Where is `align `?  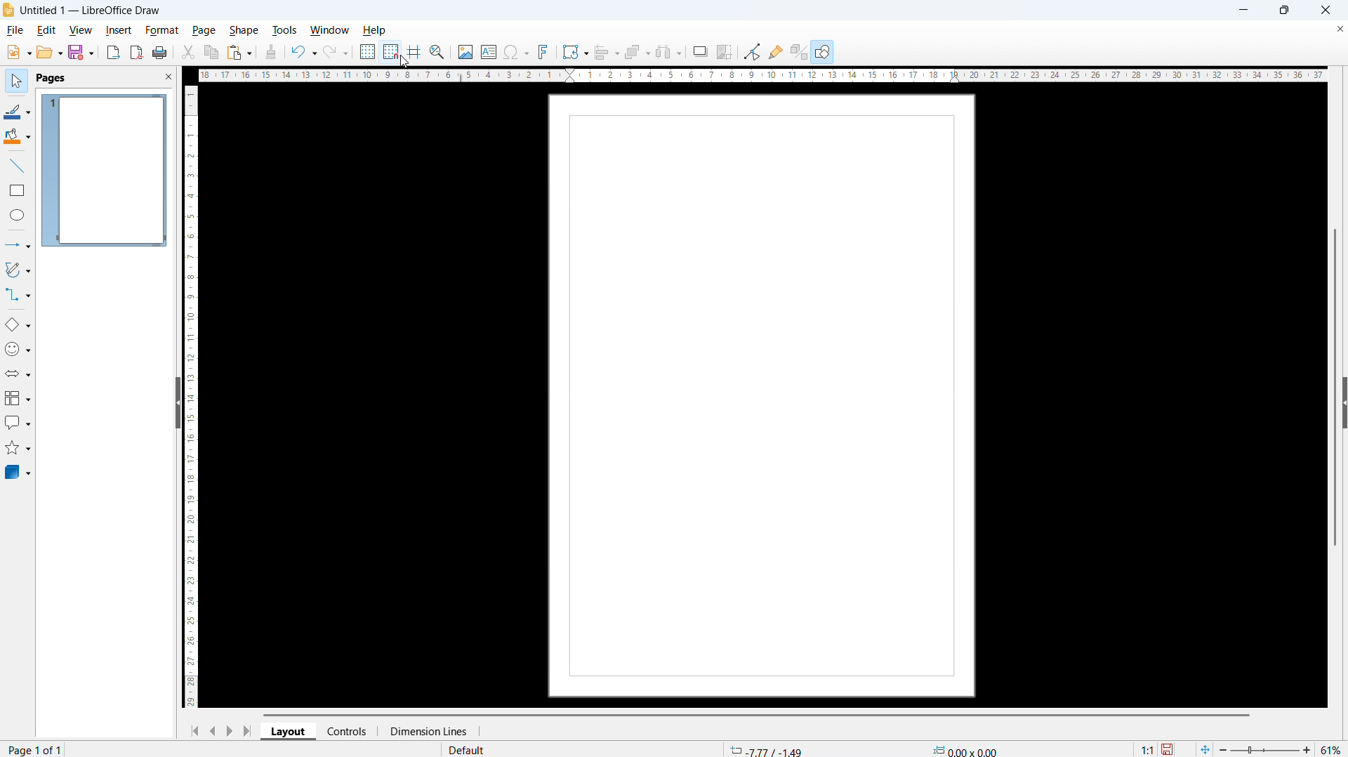
align  is located at coordinates (606, 53).